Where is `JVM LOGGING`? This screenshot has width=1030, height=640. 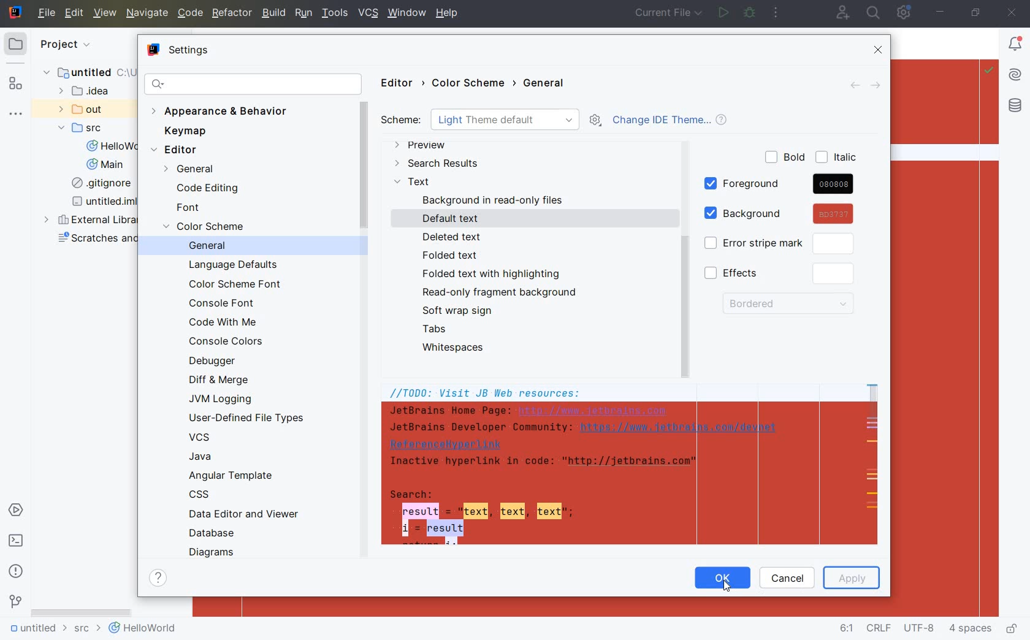 JVM LOGGING is located at coordinates (223, 399).